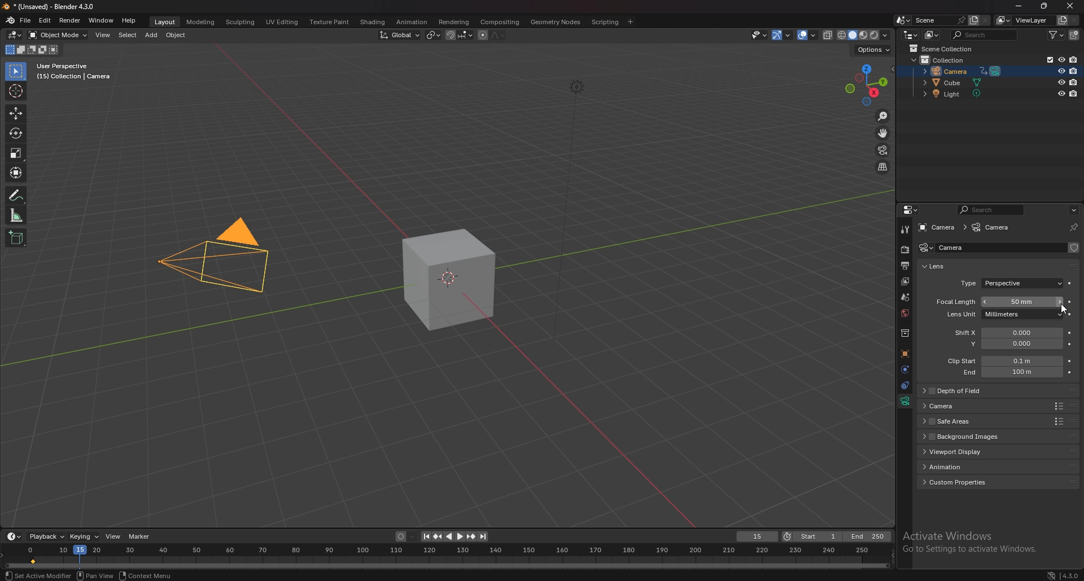  I want to click on fake user, so click(1074, 247).